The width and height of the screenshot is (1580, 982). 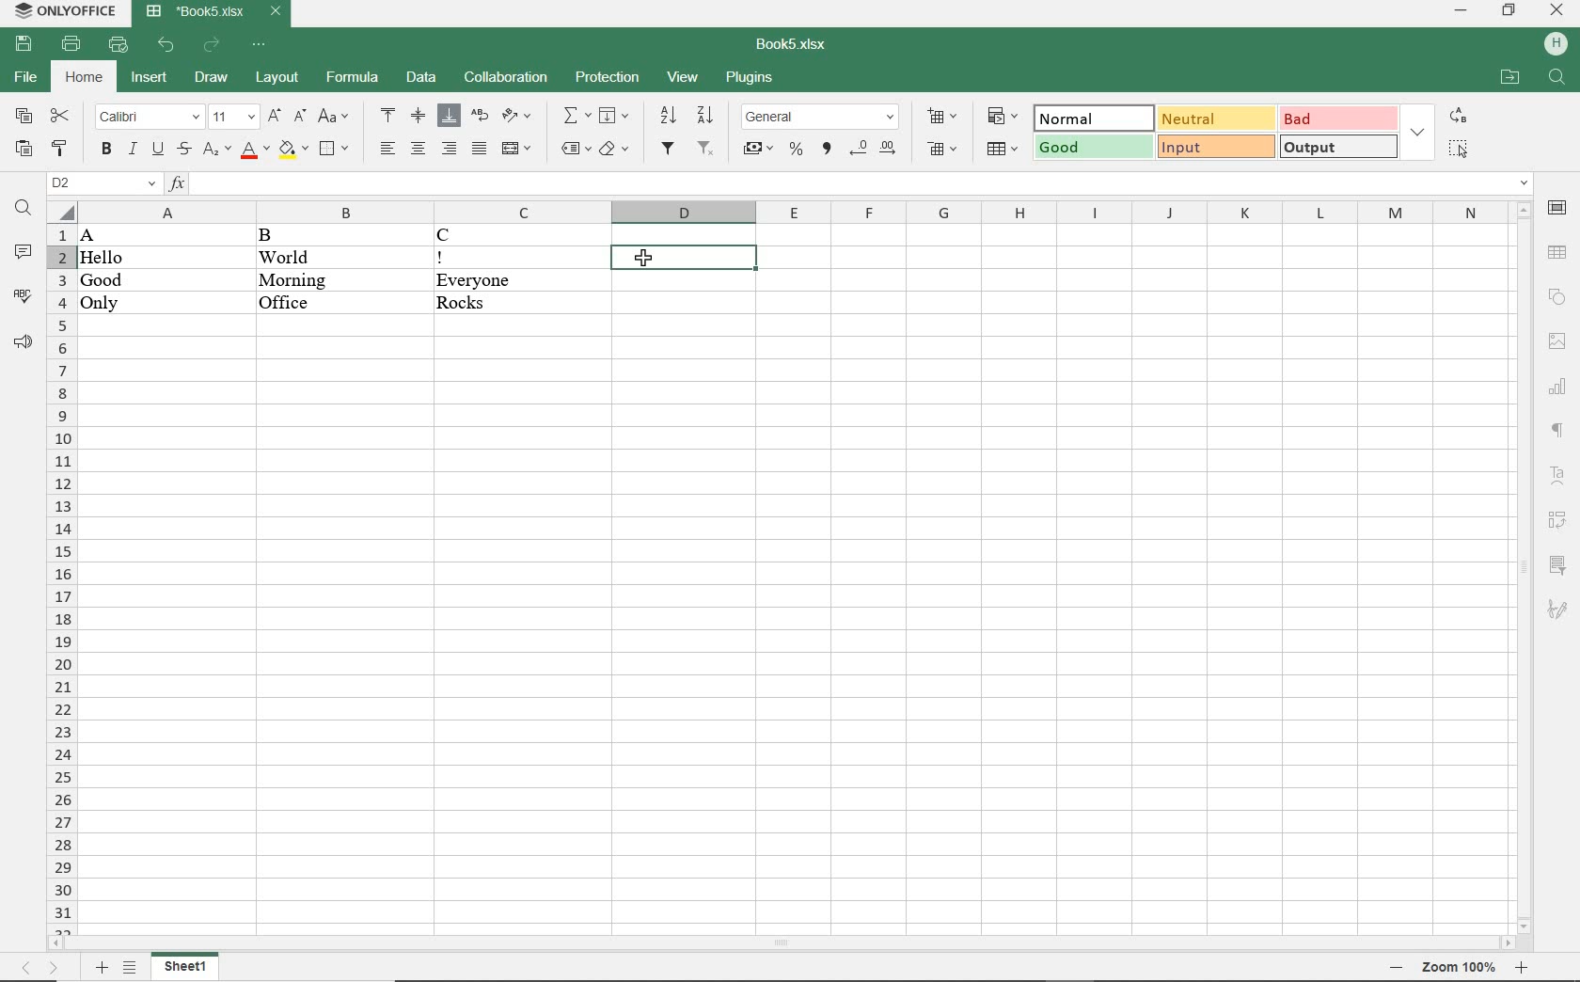 What do you see at coordinates (821, 116) in the screenshot?
I see `NUMBER FORMAT` at bounding box center [821, 116].